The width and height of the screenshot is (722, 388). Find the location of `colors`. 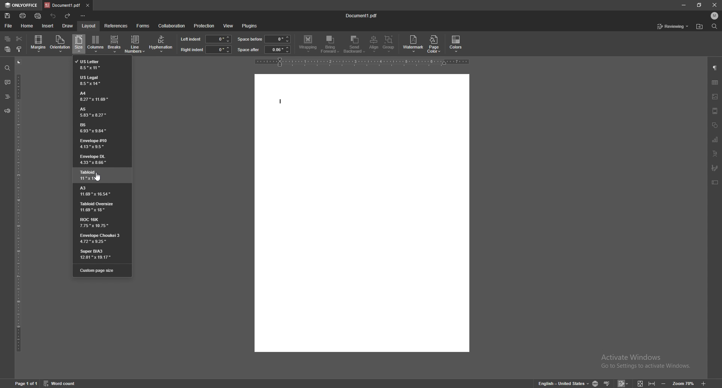

colors is located at coordinates (456, 44).